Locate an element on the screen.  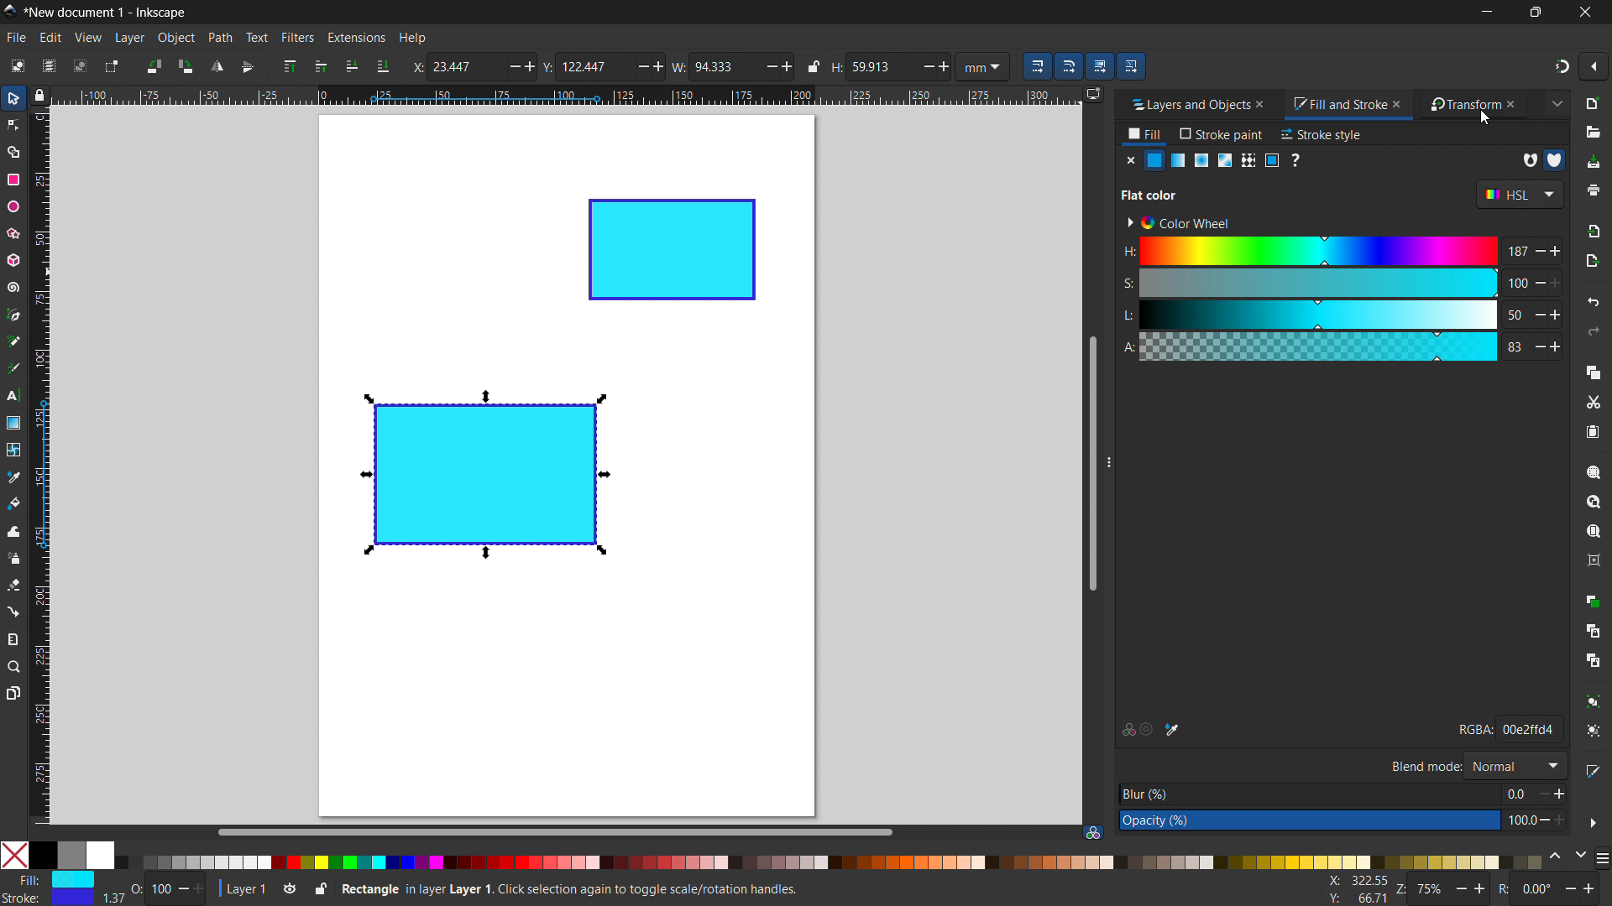
A: 83 is located at coordinates (1339, 346).